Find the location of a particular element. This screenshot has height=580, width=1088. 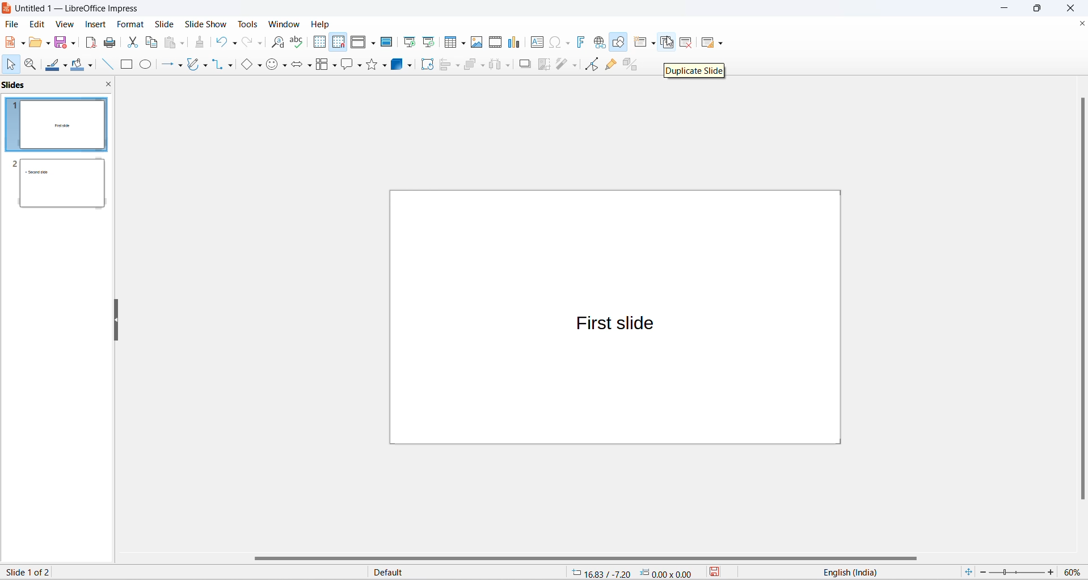

delete slide is located at coordinates (686, 43).